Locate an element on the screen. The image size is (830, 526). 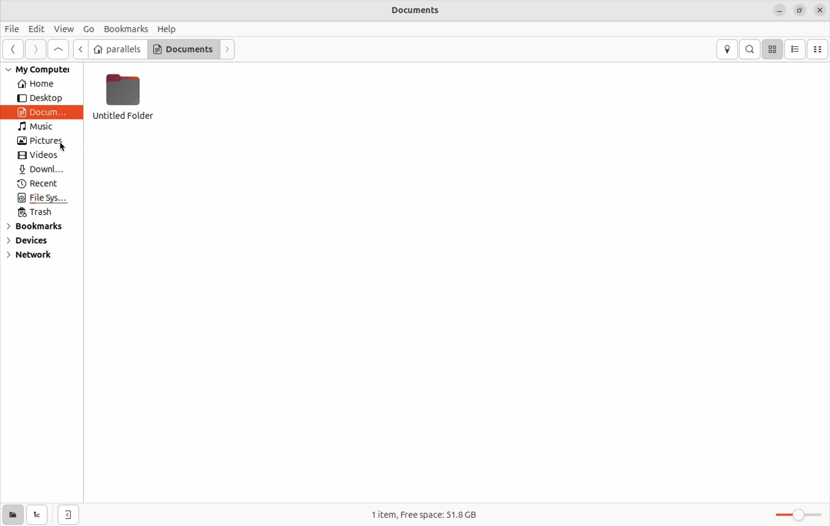
minimize is located at coordinates (779, 11).